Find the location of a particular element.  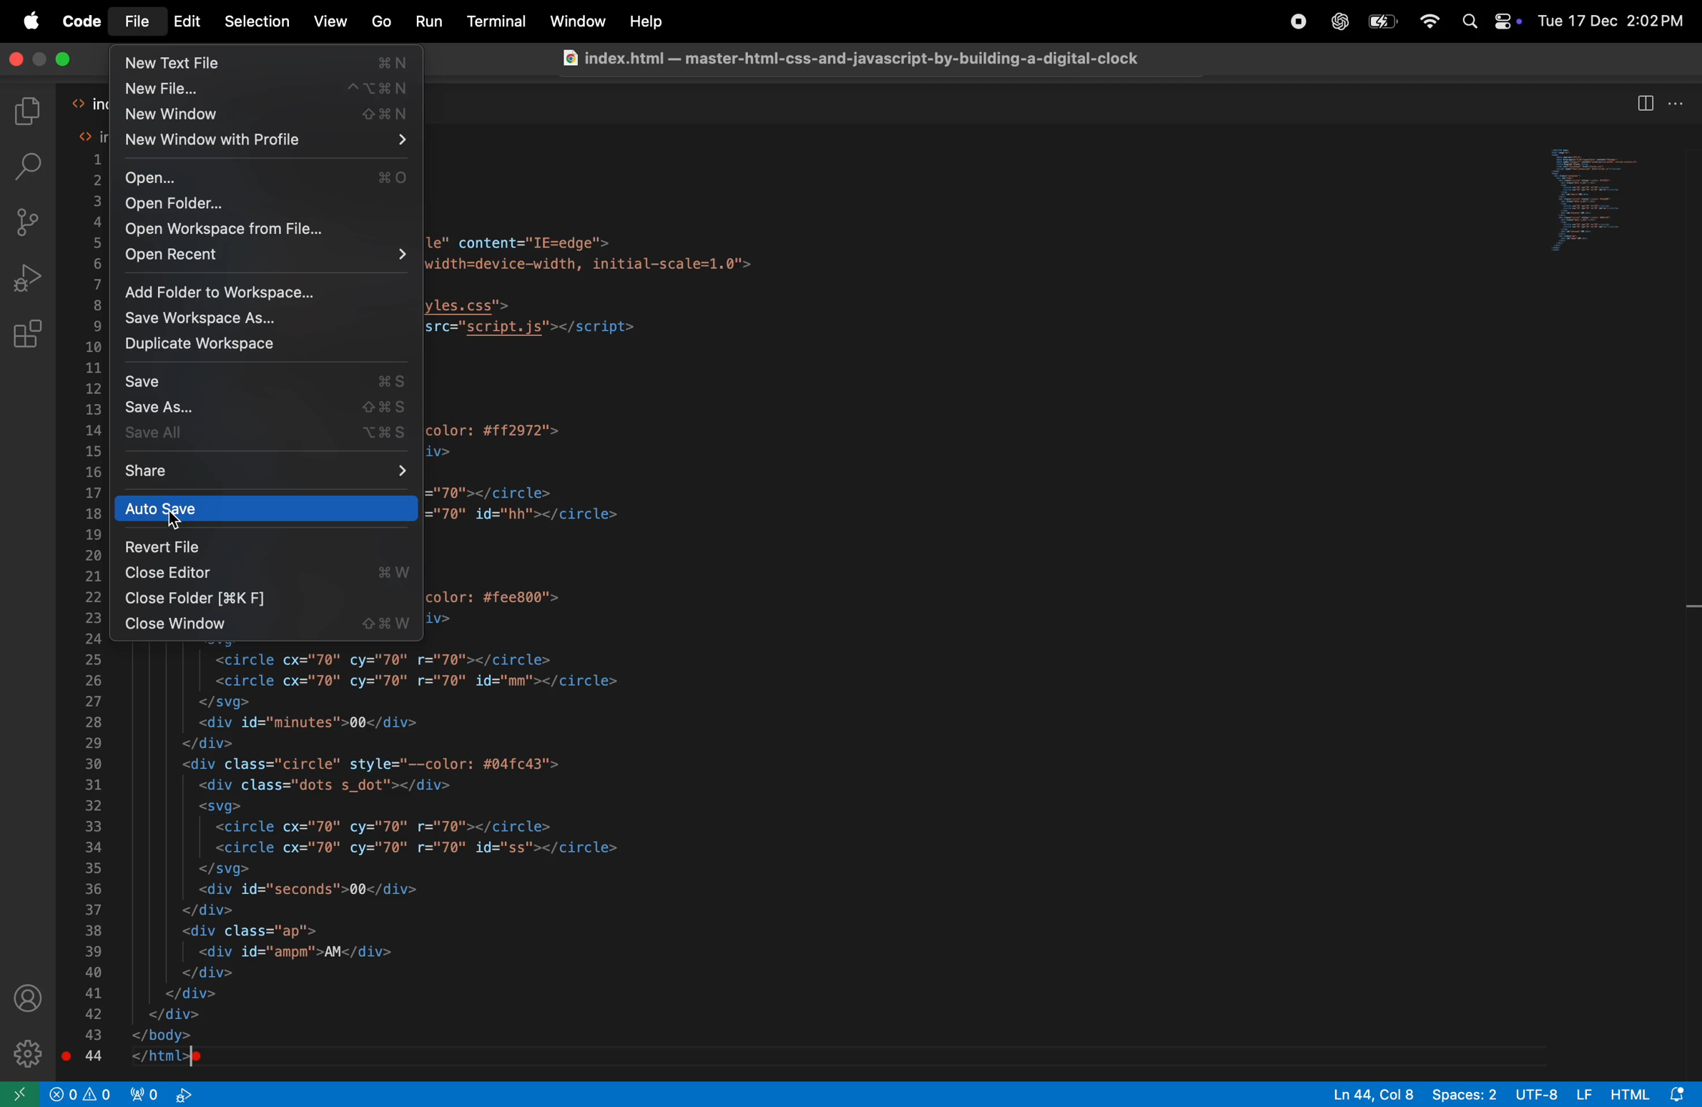

close folder is located at coordinates (266, 599).